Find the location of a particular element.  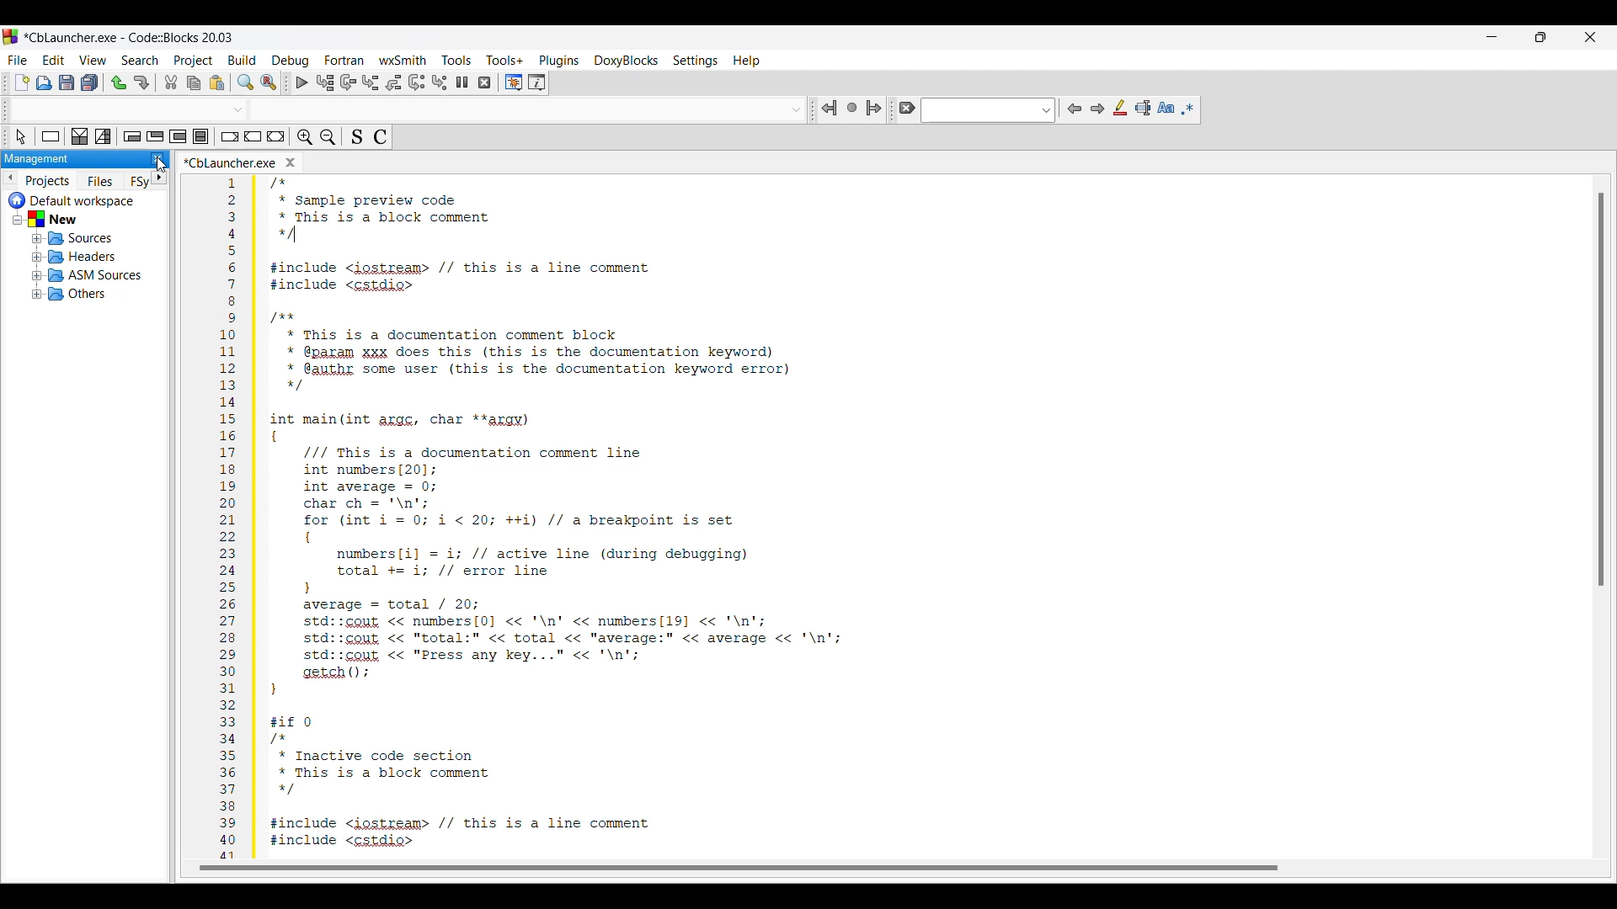

Continue instruction is located at coordinates (253, 136).